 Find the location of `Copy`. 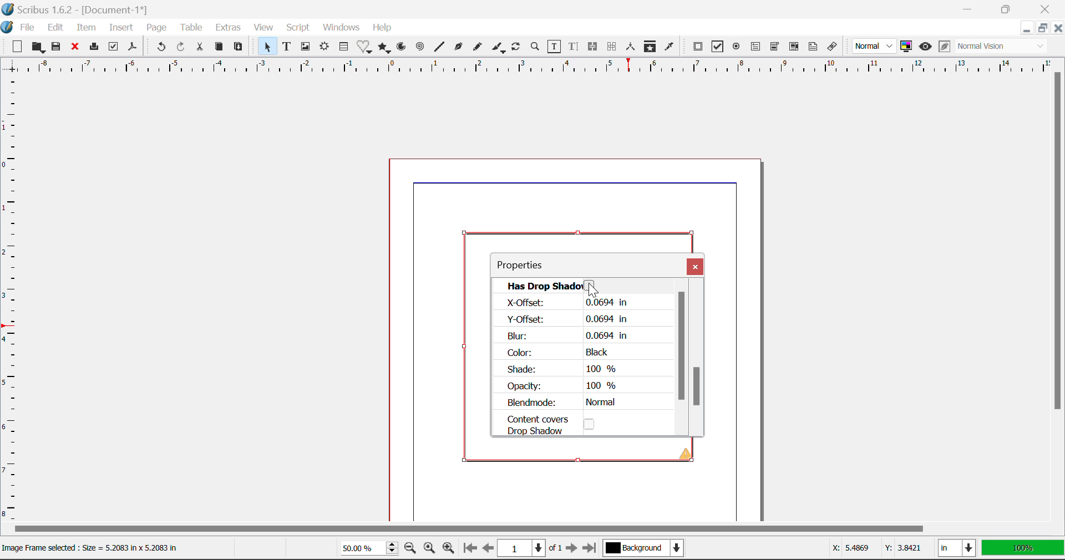

Copy is located at coordinates (219, 48).